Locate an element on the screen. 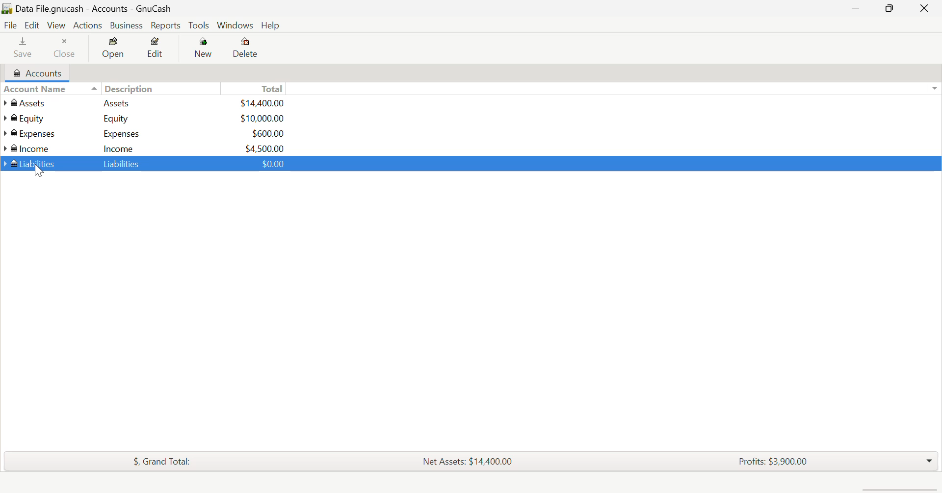 The image size is (942, 493). Tools is located at coordinates (200, 26).